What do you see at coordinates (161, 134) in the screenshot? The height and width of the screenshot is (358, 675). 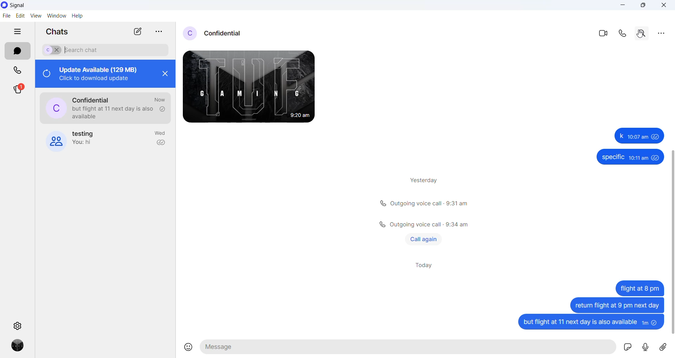 I see `last active` at bounding box center [161, 134].